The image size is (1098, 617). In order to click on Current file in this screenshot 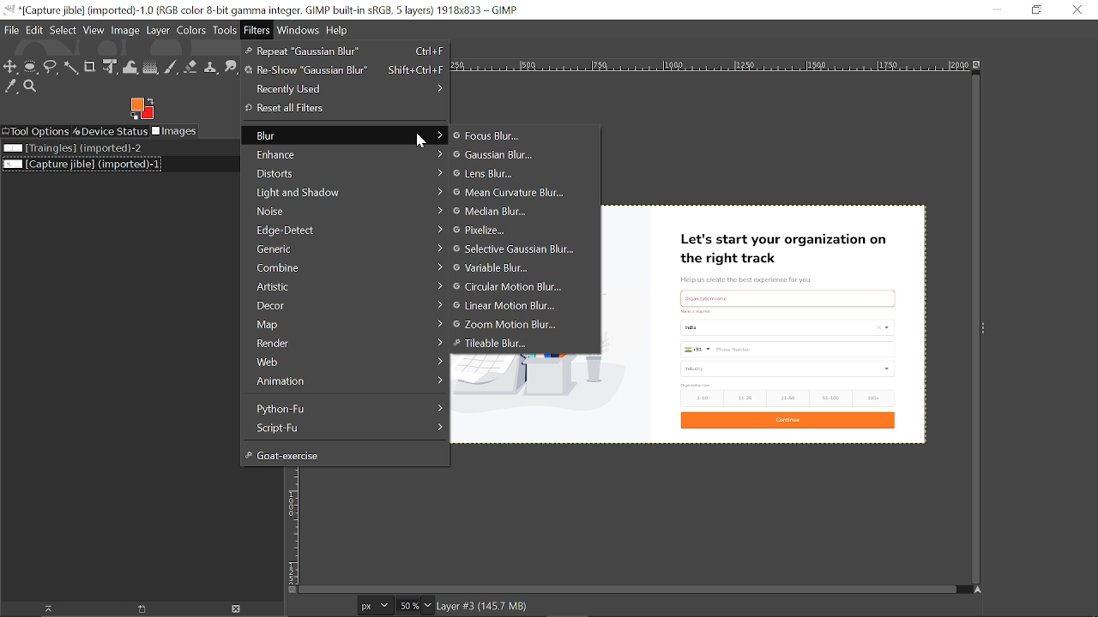, I will do `click(81, 164)`.